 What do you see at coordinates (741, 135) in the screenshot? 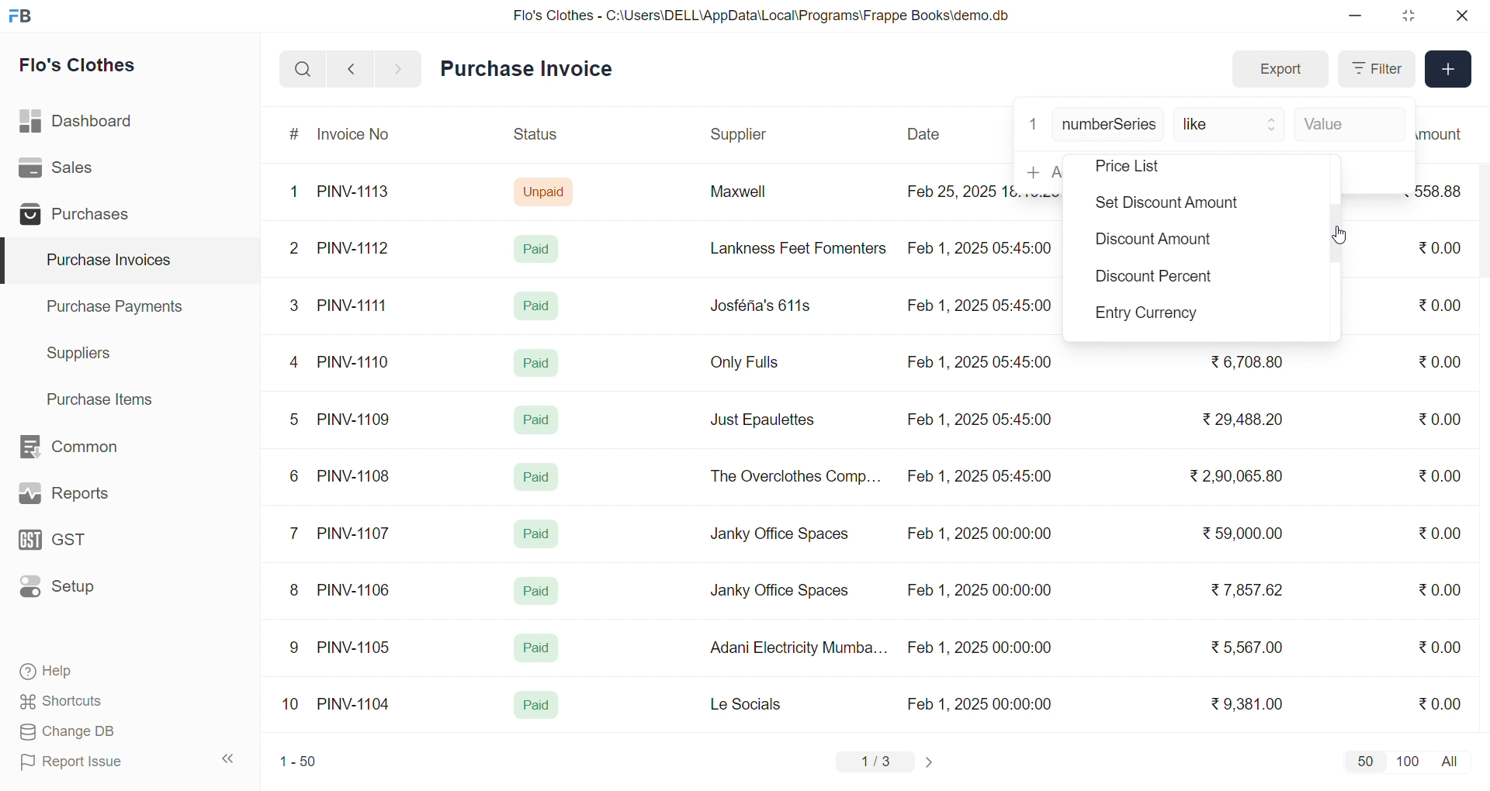
I see `Supplier` at bounding box center [741, 135].